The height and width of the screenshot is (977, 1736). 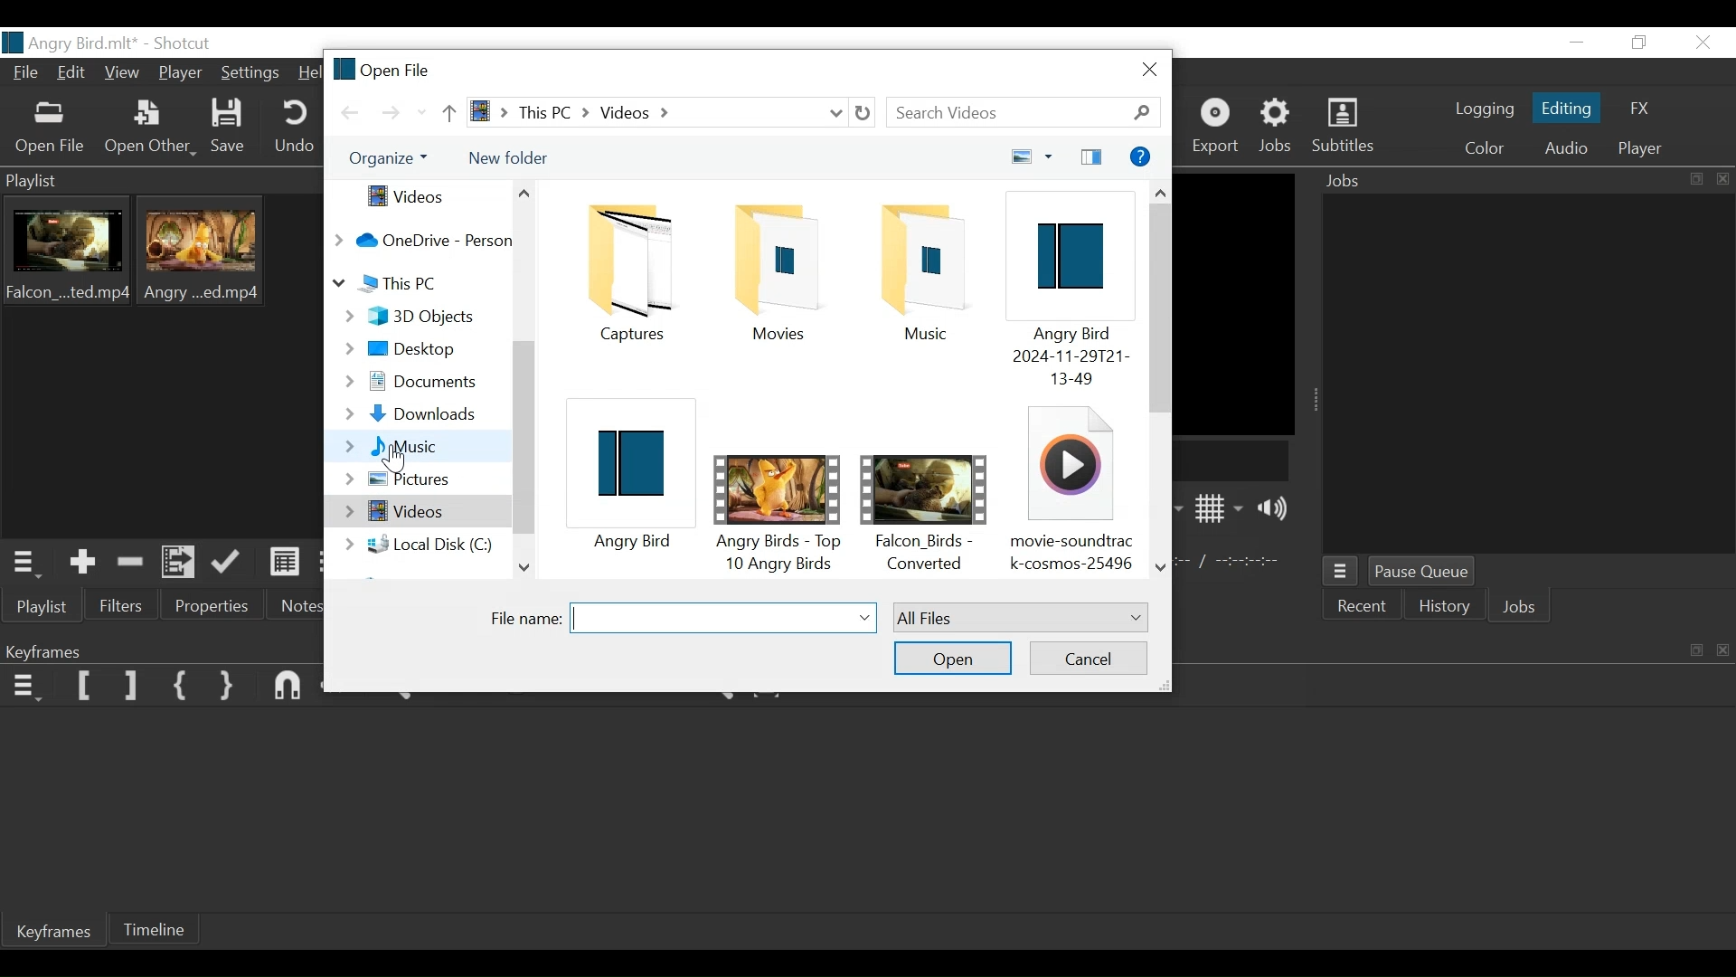 I want to click on Shotcut File, so click(x=1071, y=292).